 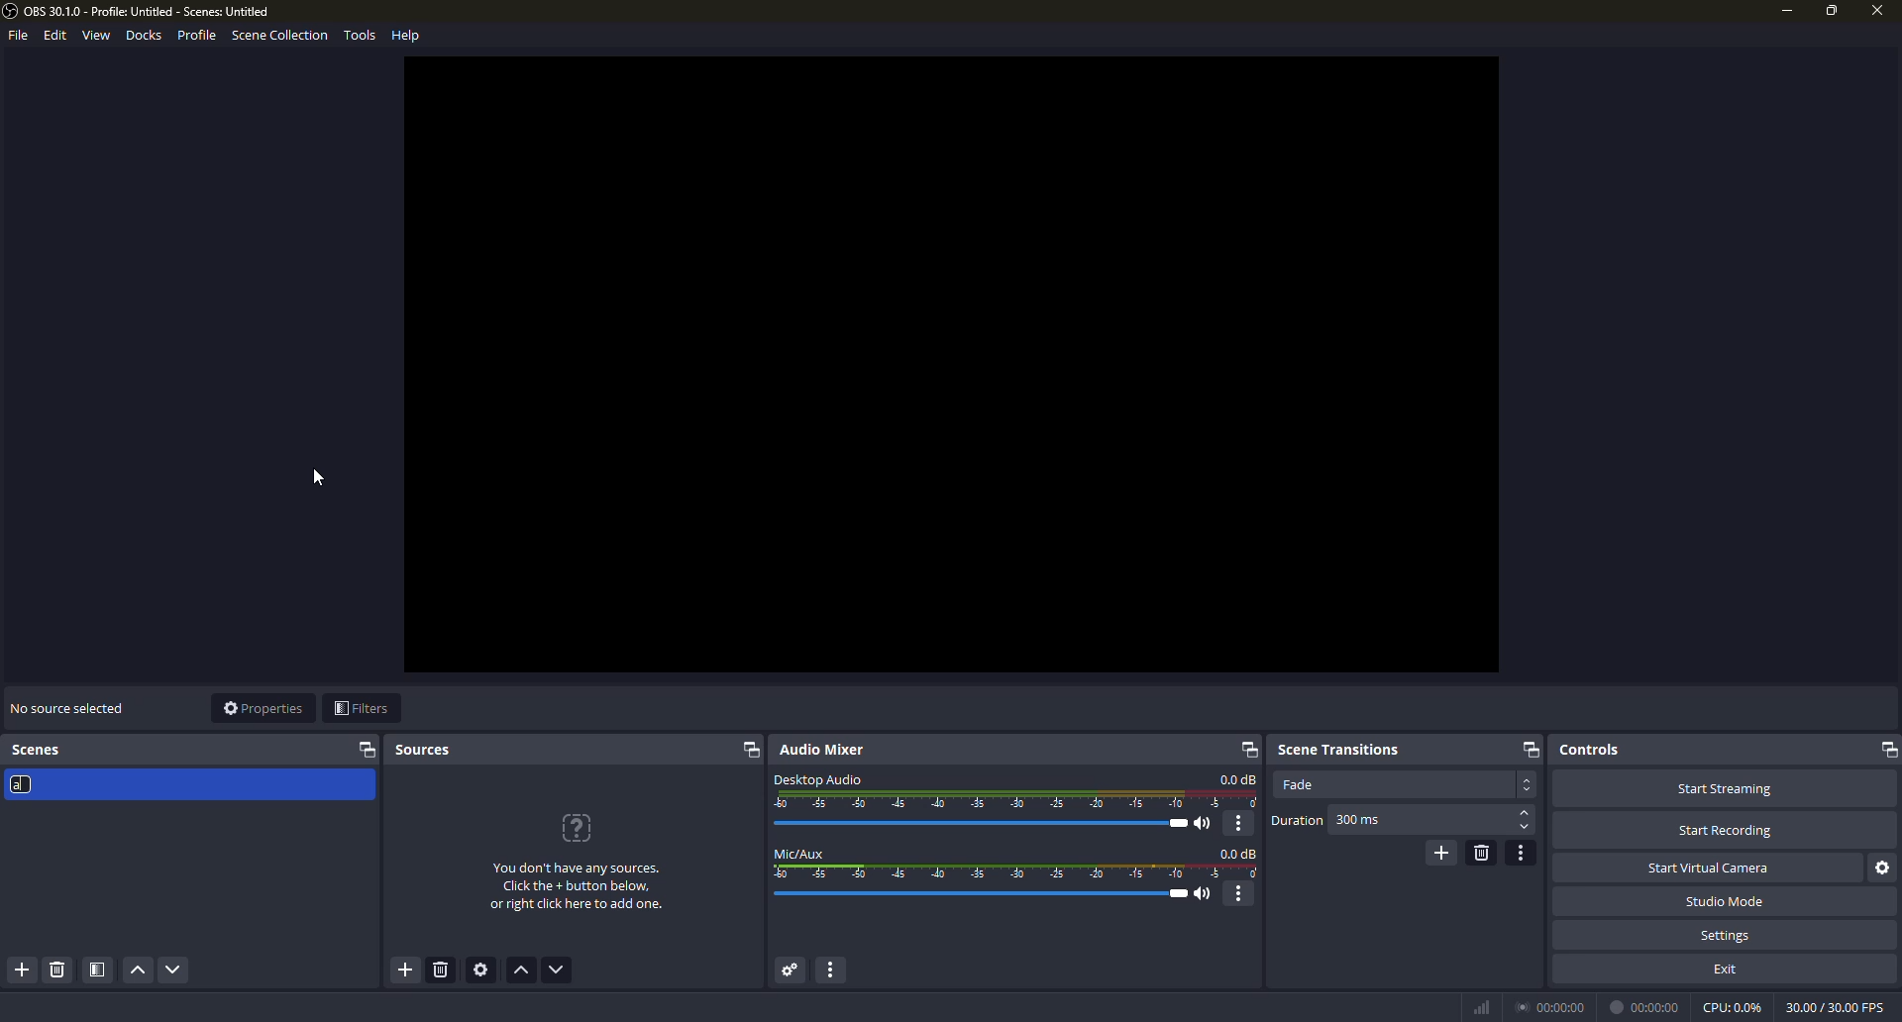 I want to click on mic/aux, so click(x=800, y=853).